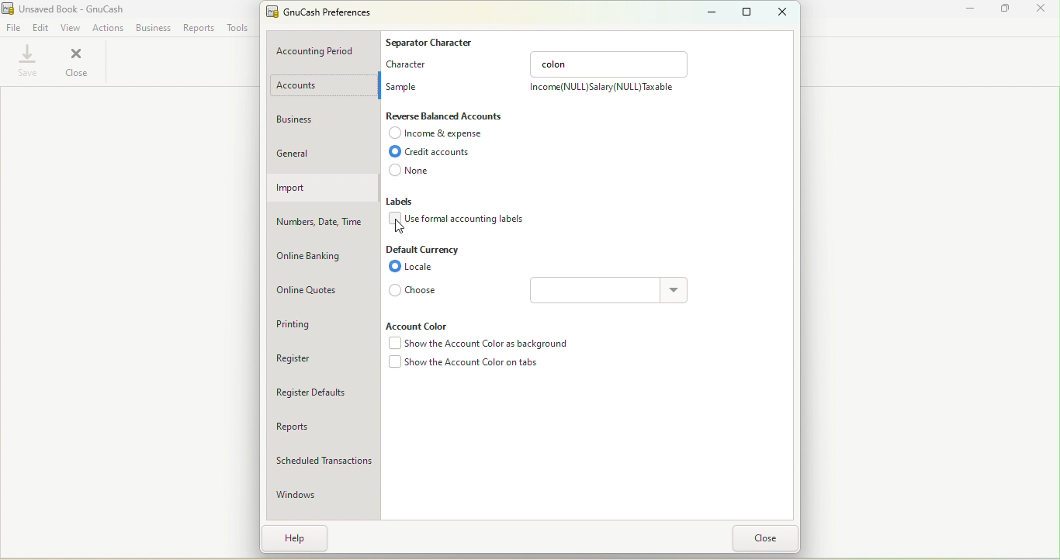 The width and height of the screenshot is (1060, 560). What do you see at coordinates (322, 423) in the screenshot?
I see `Reports` at bounding box center [322, 423].